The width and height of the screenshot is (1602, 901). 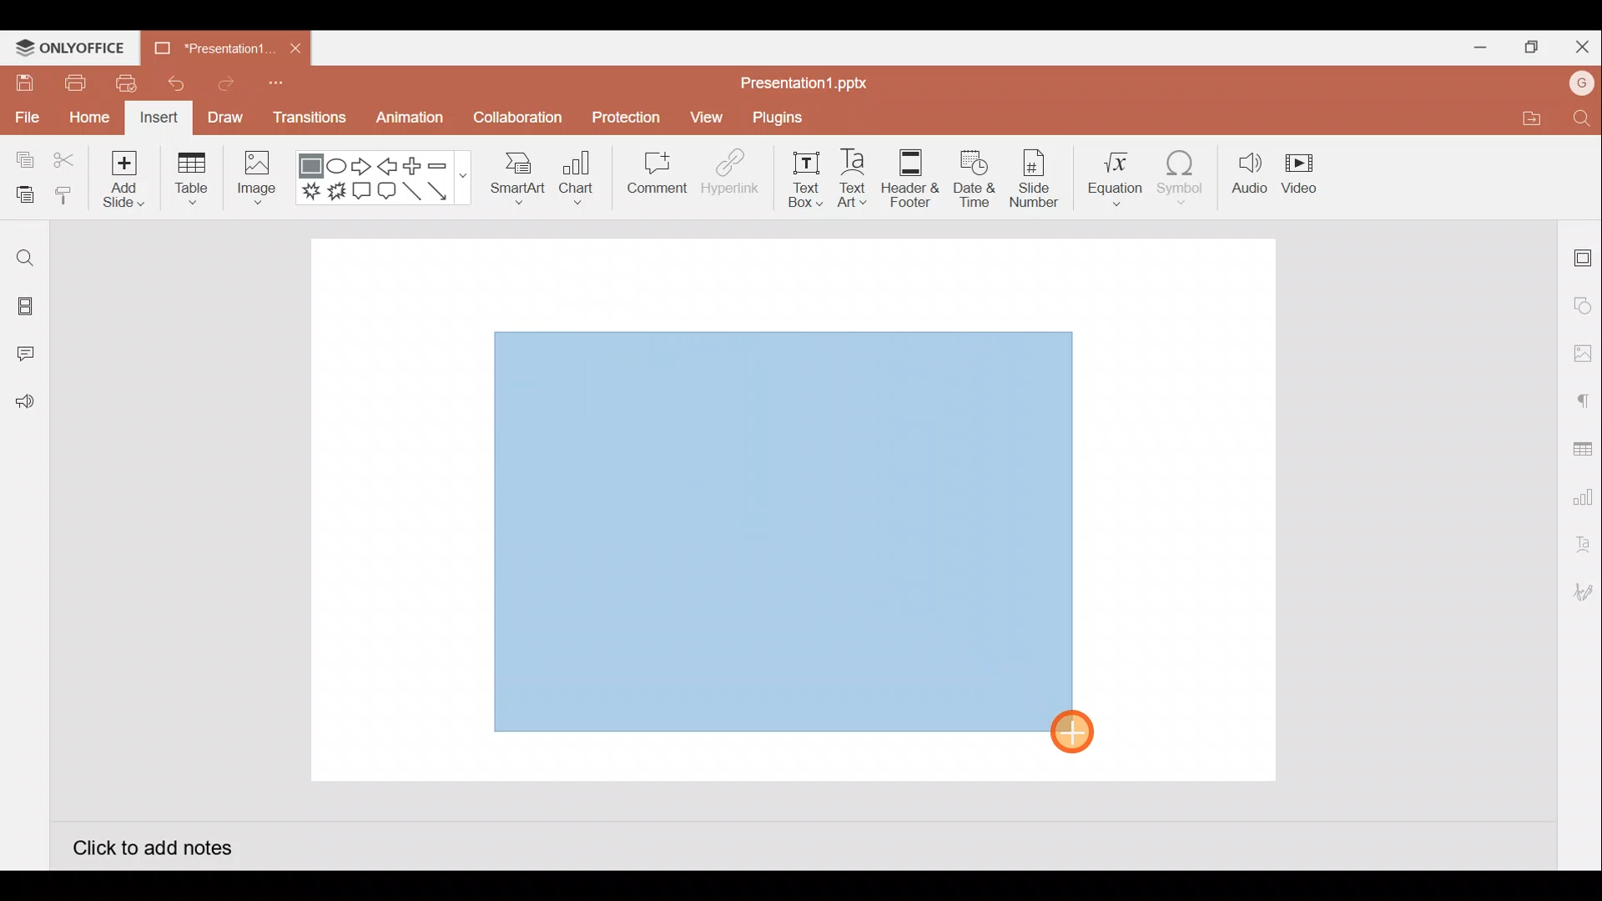 I want to click on Chart, so click(x=577, y=176).